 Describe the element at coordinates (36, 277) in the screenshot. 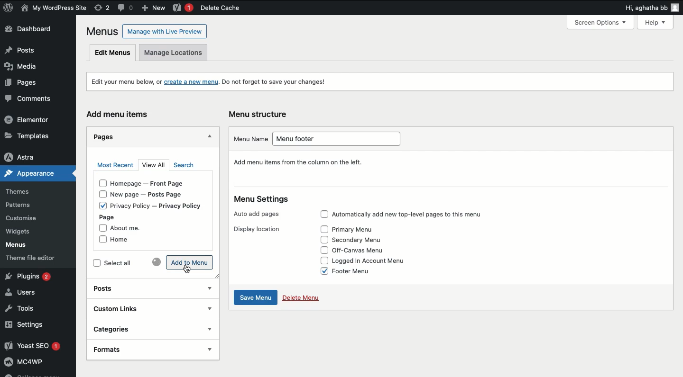

I see `Plugins 2` at that location.